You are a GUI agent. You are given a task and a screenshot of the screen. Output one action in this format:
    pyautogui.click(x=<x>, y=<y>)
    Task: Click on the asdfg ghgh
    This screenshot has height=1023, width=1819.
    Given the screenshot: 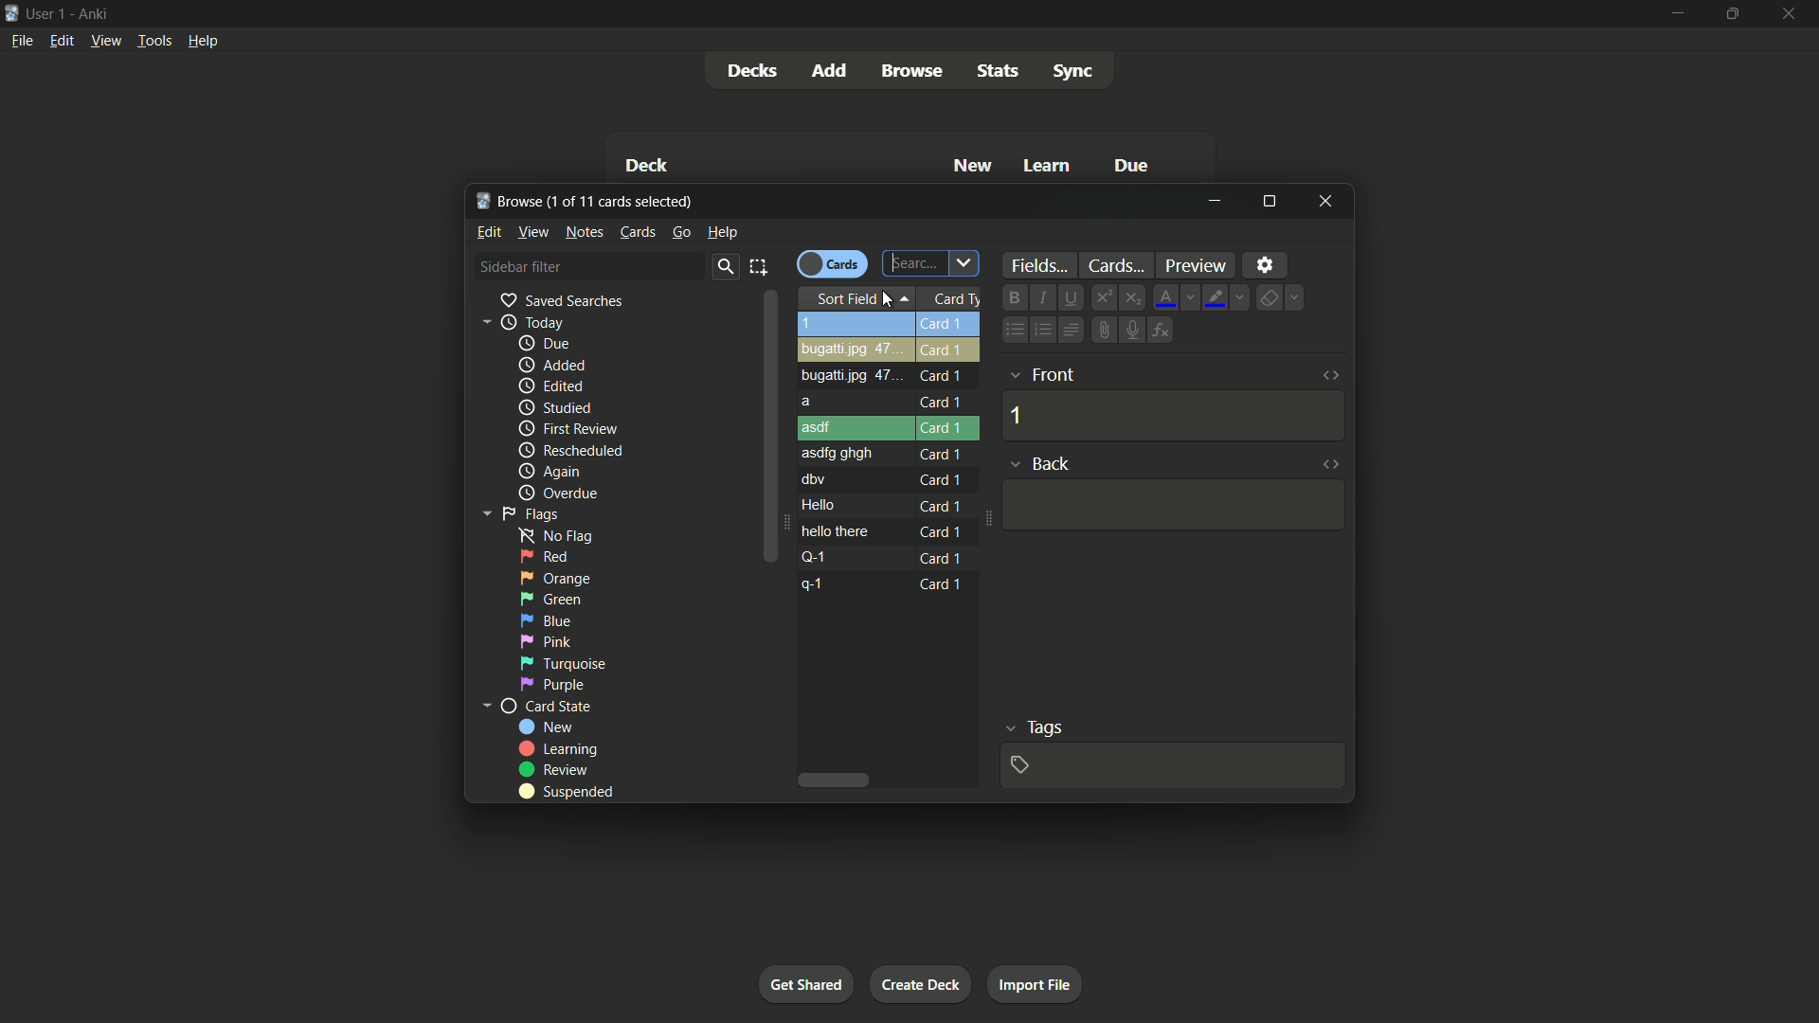 What is the action you would take?
    pyautogui.click(x=839, y=454)
    